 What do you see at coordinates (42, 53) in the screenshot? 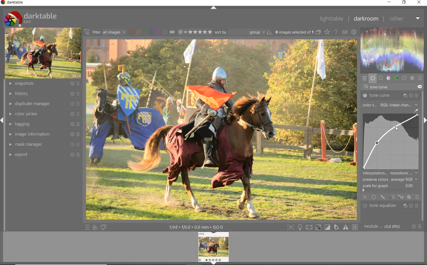
I see `image` at bounding box center [42, 53].